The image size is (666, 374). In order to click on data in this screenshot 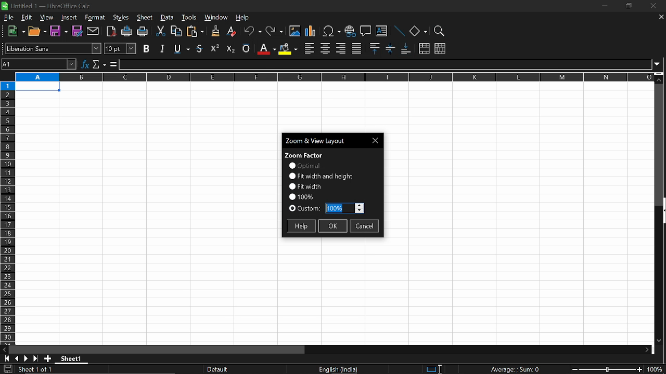, I will do `click(168, 18)`.